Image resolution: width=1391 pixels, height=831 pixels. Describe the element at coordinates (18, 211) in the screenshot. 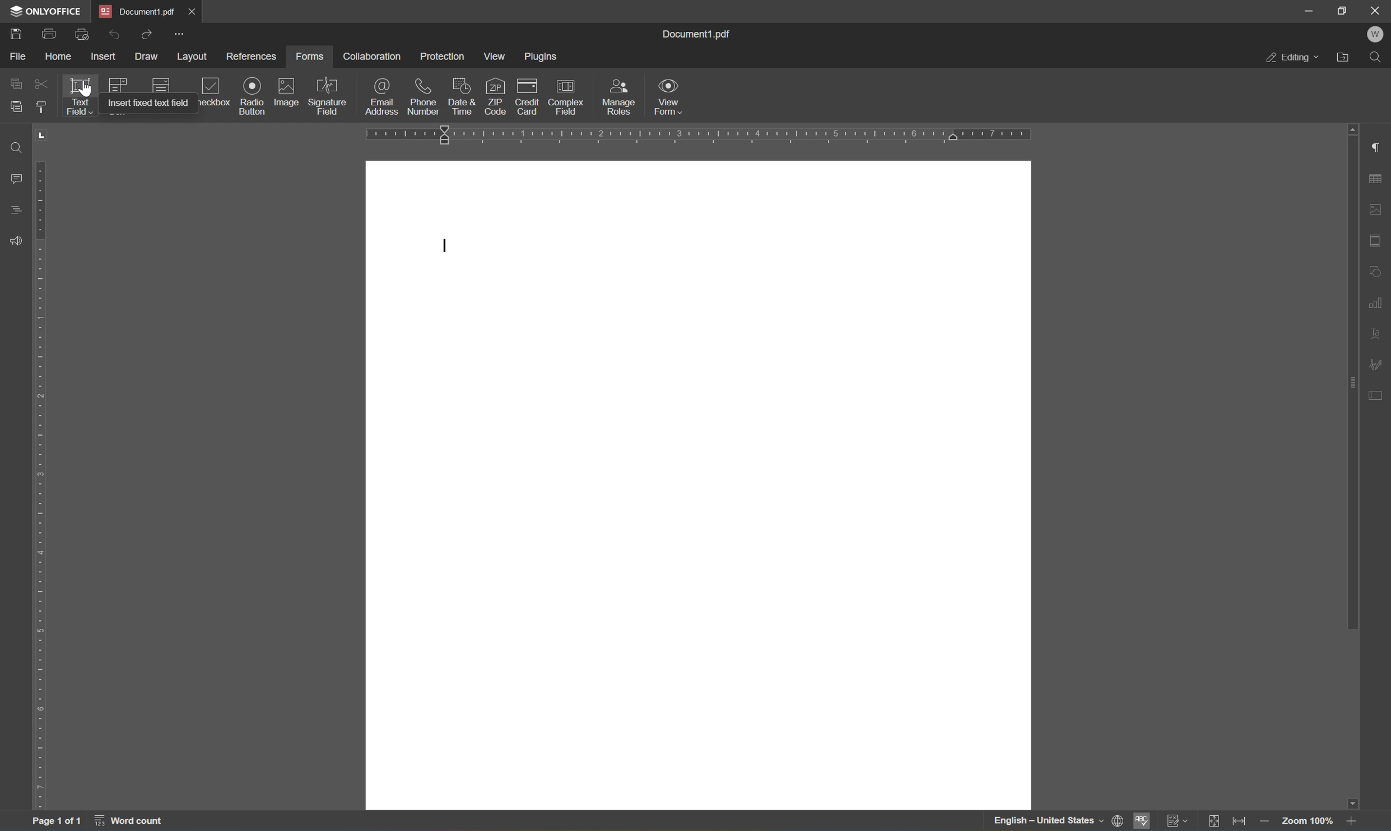

I see `headings` at that location.